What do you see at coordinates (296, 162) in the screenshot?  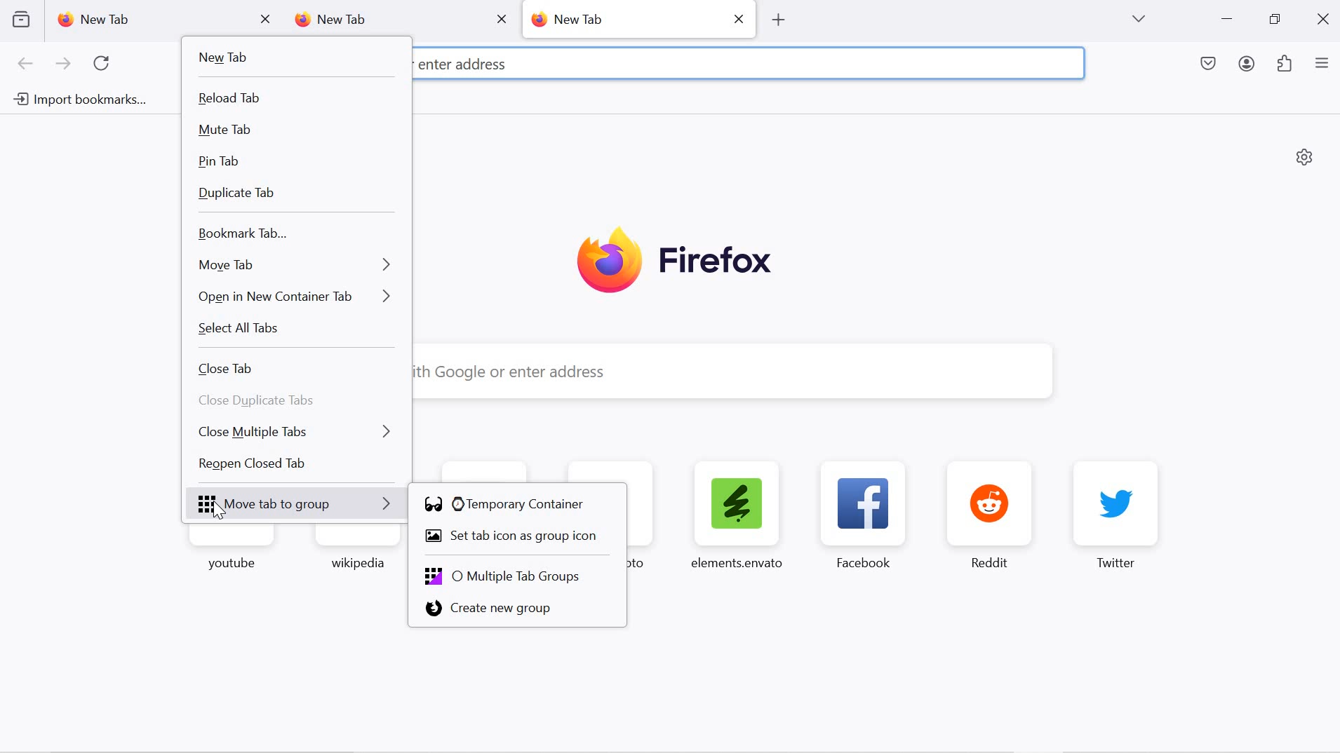 I see `pin tab` at bounding box center [296, 162].